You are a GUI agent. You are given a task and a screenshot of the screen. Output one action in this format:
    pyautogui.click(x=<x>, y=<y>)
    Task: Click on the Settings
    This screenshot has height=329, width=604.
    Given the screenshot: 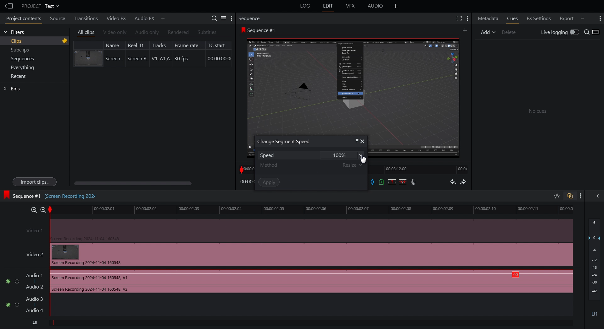 What is the action you would take?
    pyautogui.click(x=222, y=18)
    